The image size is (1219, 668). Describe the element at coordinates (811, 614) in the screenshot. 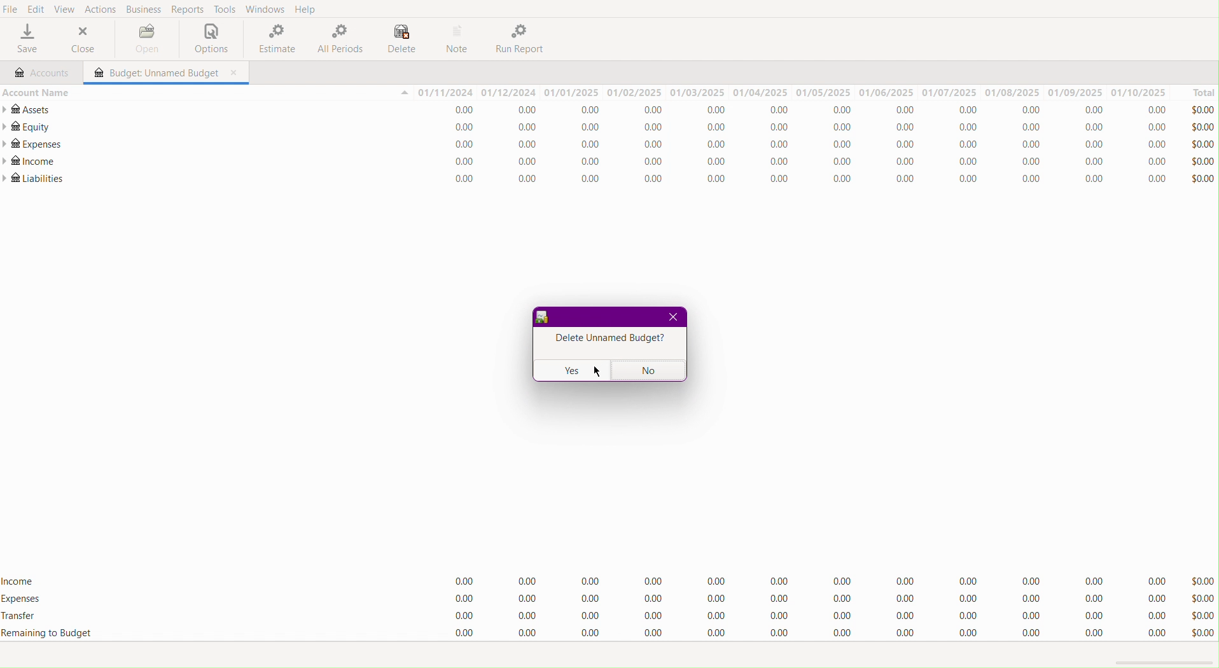

I see `Transfers` at that location.